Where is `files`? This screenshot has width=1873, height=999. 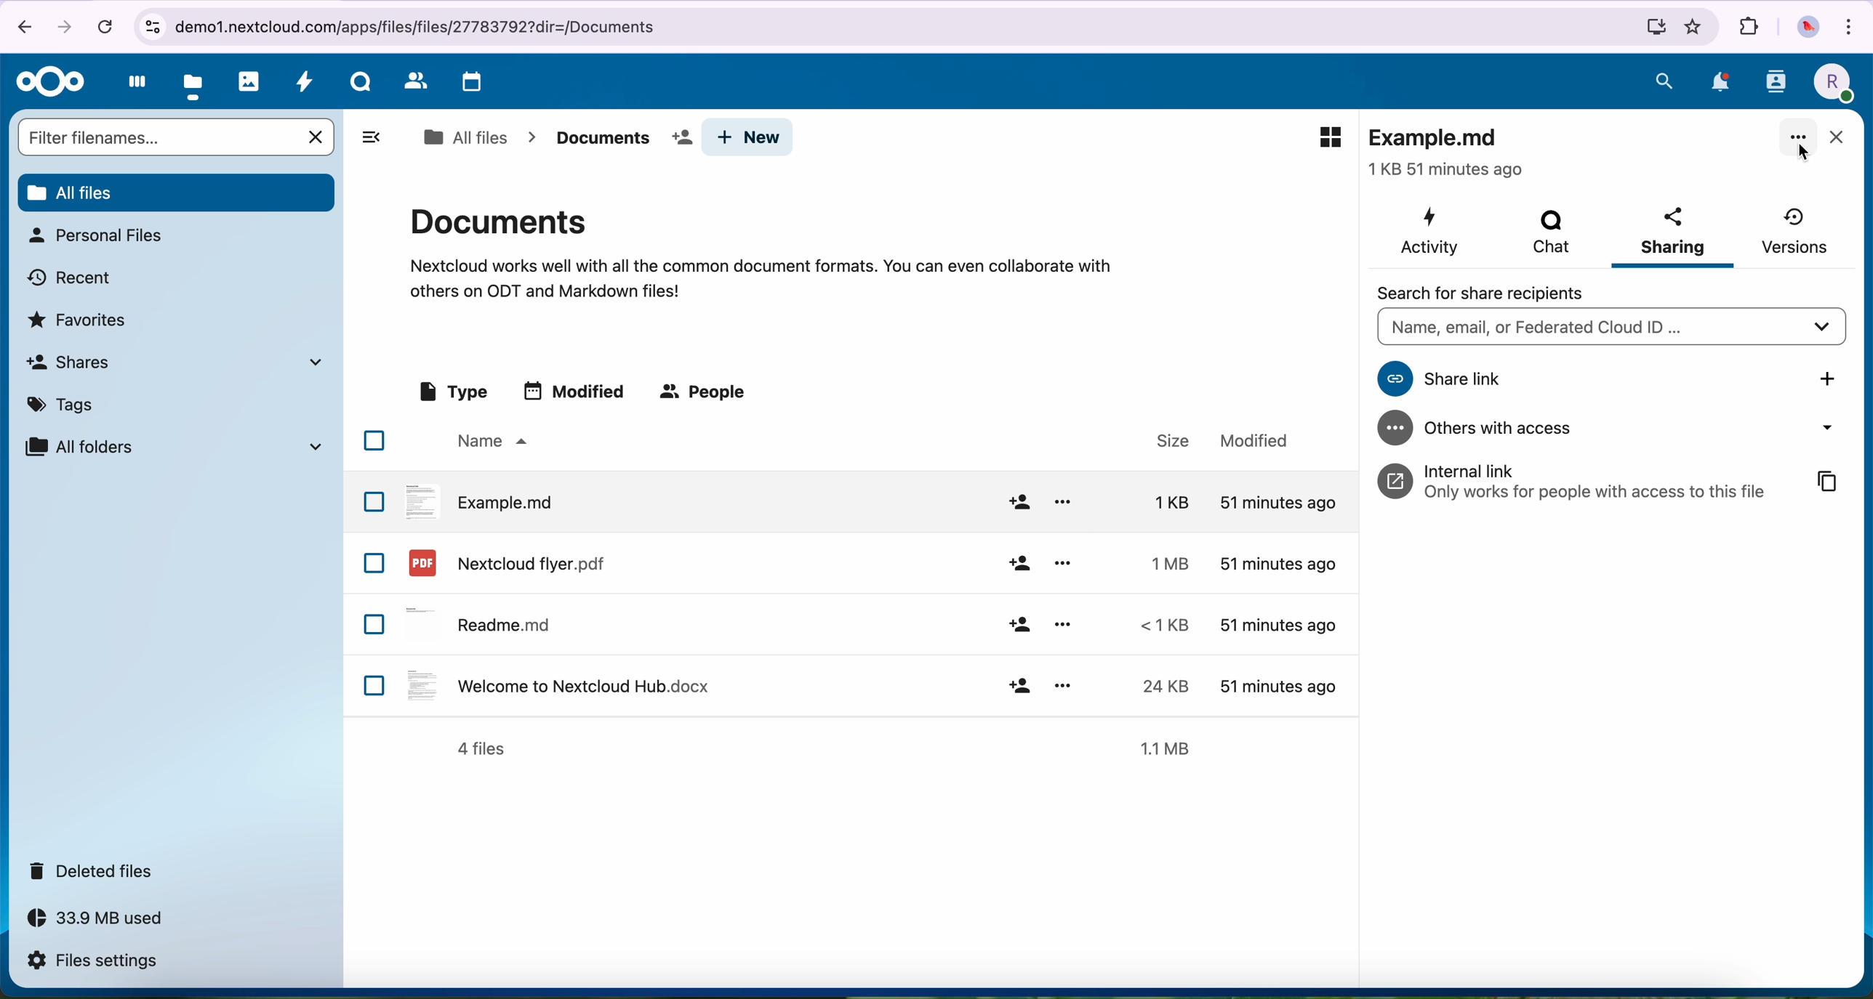 files is located at coordinates (194, 84).